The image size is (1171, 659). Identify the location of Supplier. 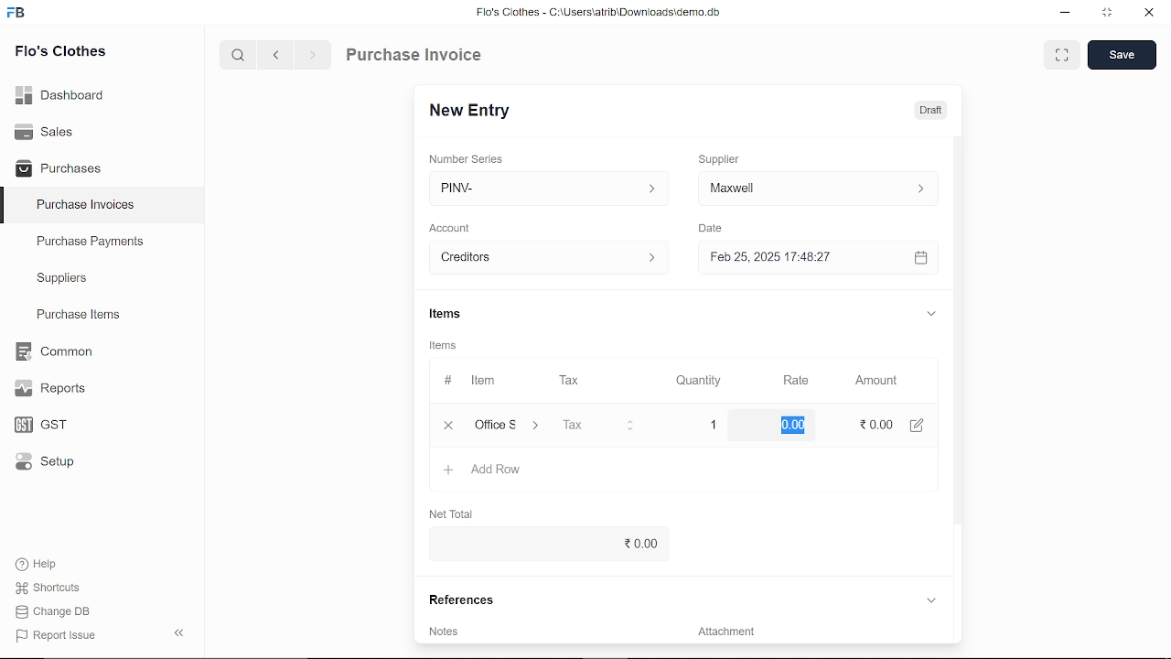
(729, 157).